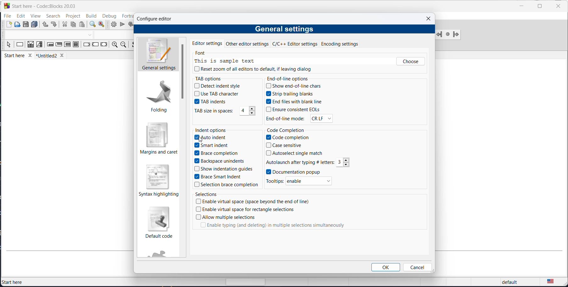 The image size is (568, 287). Describe the element at coordinates (216, 94) in the screenshot. I see `use TAB character checkbox` at that location.